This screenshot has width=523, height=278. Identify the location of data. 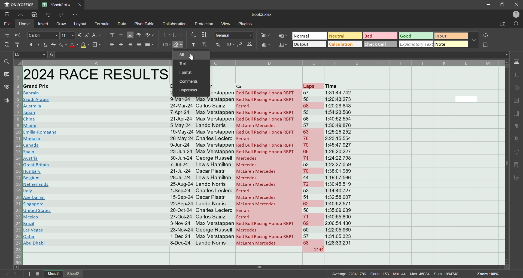
(122, 24).